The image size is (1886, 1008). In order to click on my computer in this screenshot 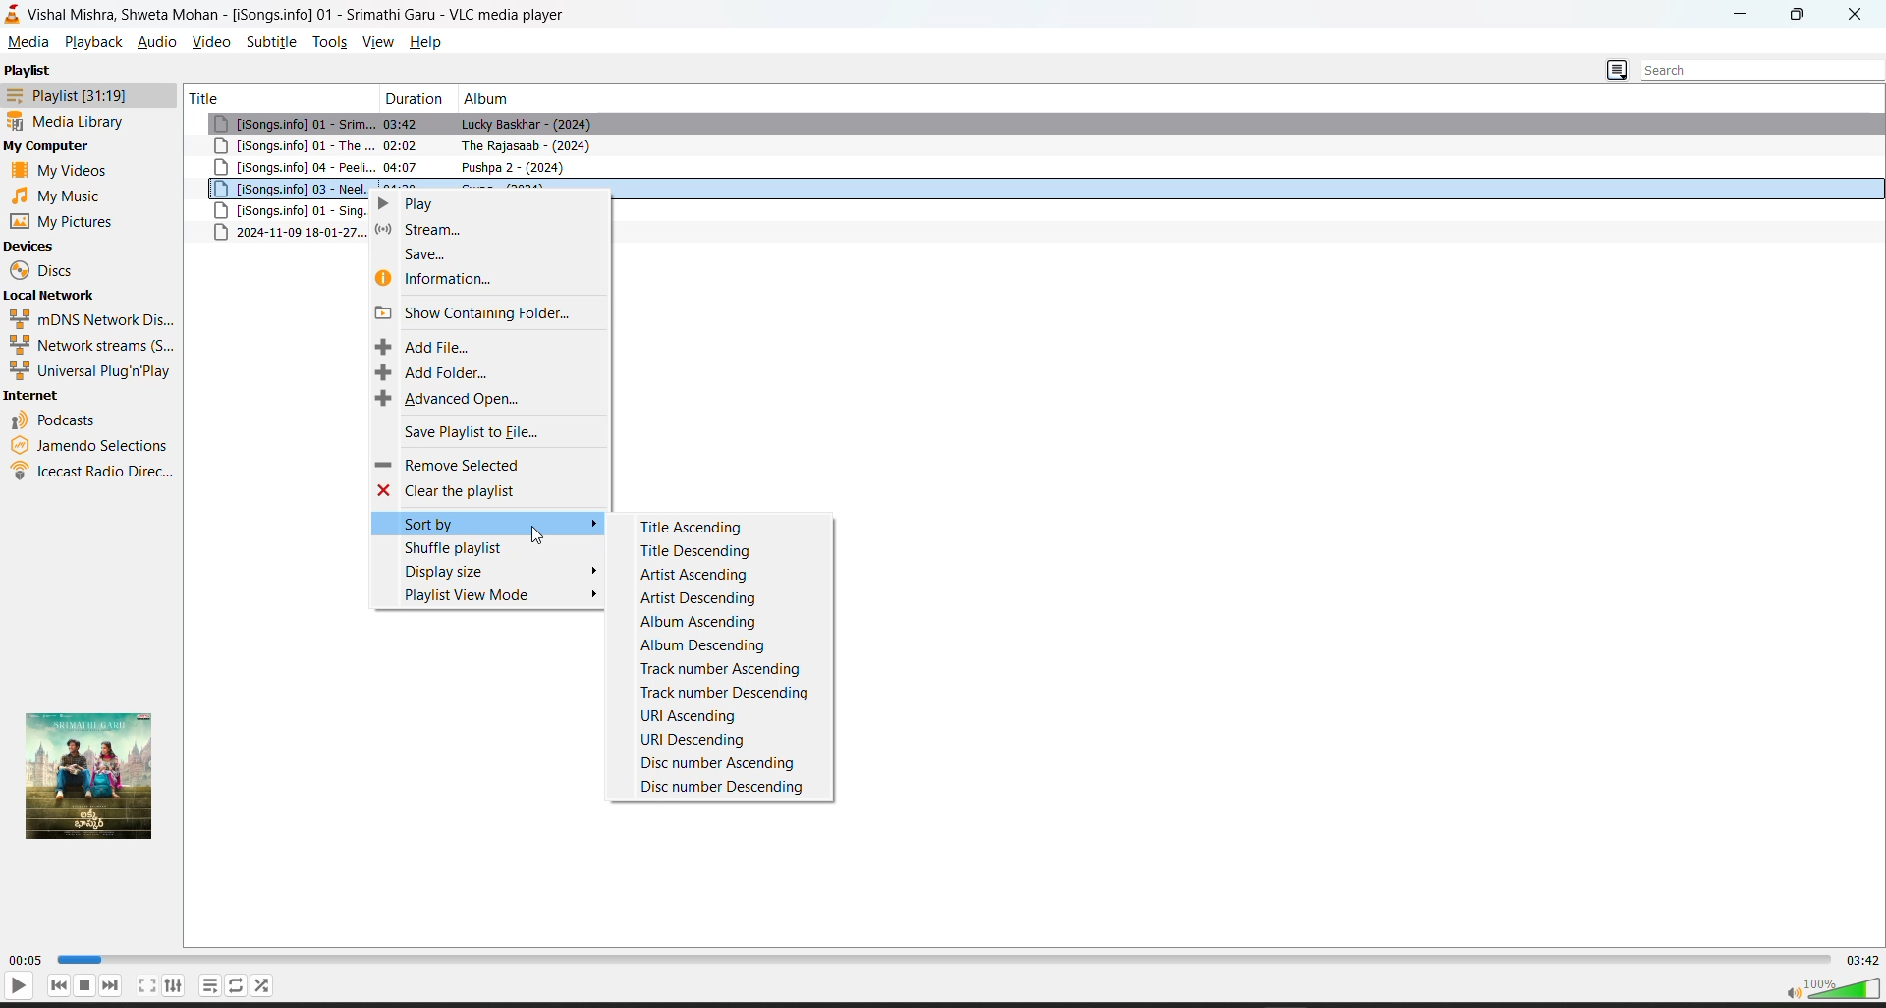, I will do `click(49, 145)`.